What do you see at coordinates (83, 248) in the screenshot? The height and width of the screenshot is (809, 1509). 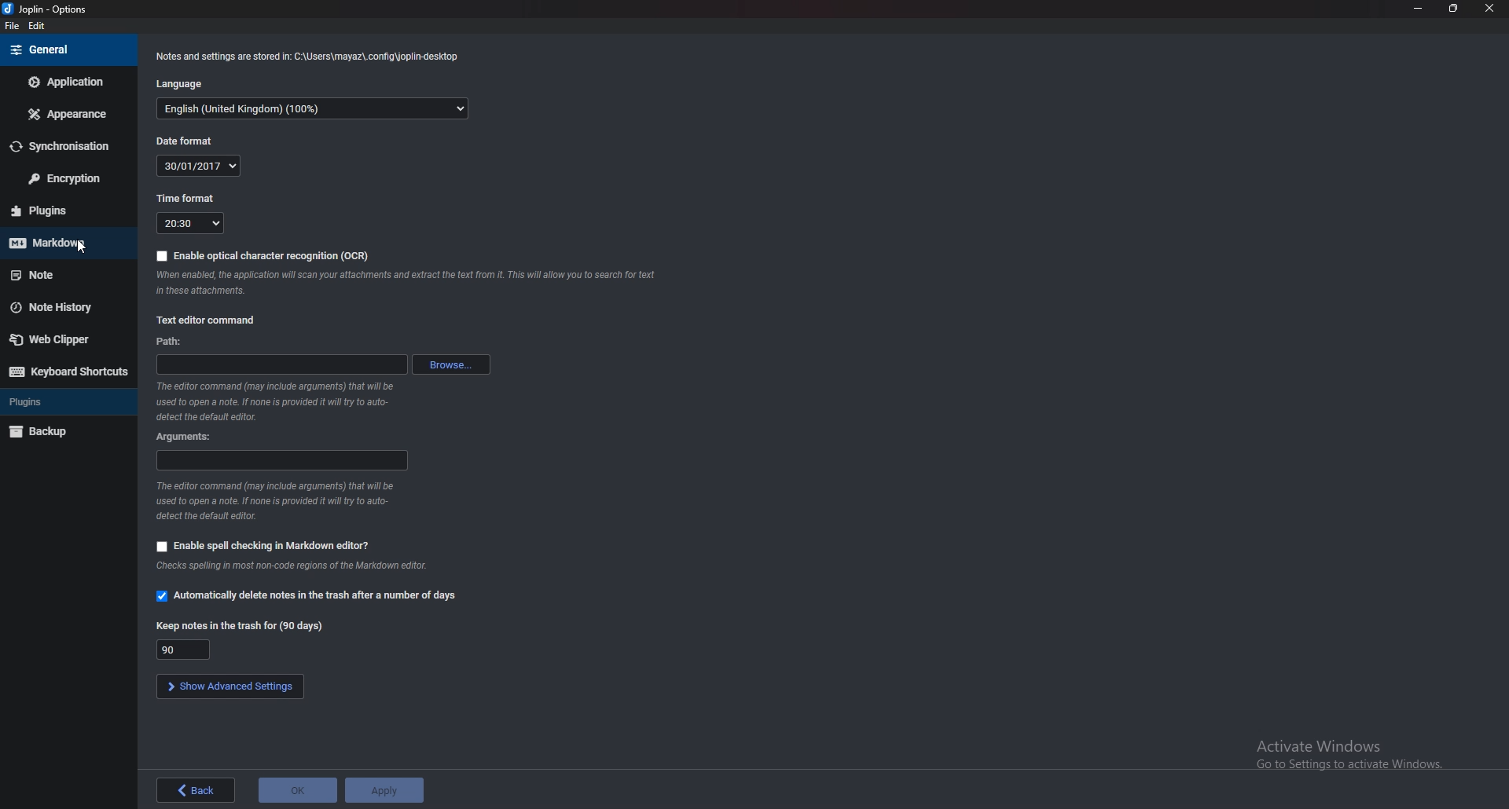 I see `cursor` at bounding box center [83, 248].